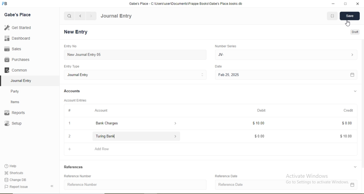  I want to click on Draft, so click(355, 32).